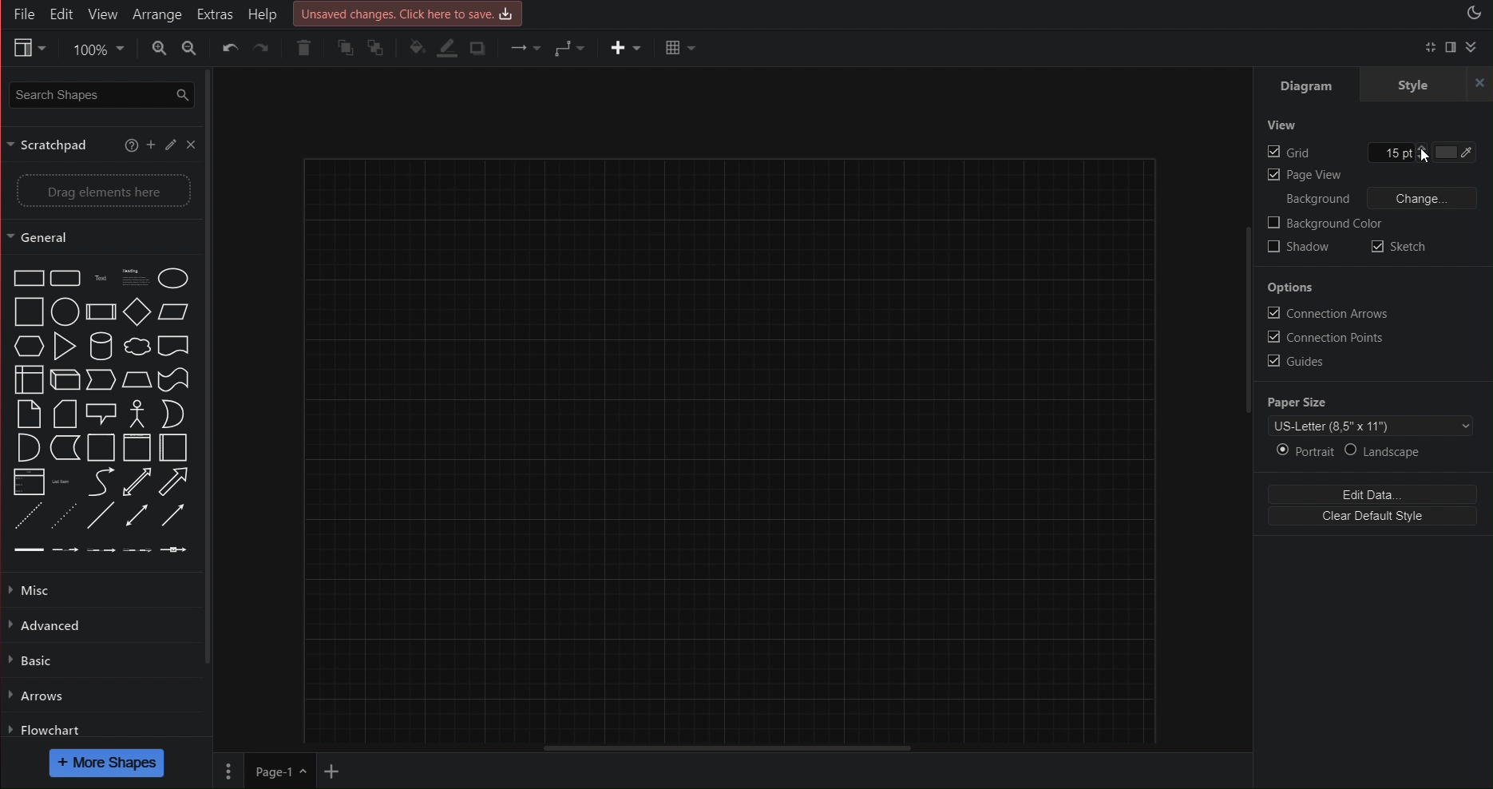 Image resolution: width=1493 pixels, height=789 pixels. What do you see at coordinates (1321, 311) in the screenshot?
I see `Connection Arrows` at bounding box center [1321, 311].